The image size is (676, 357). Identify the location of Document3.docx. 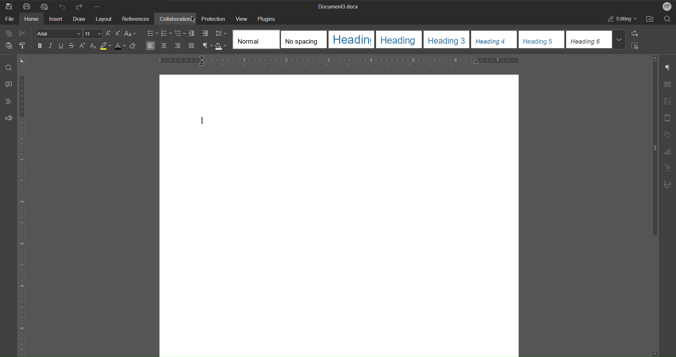
(339, 6).